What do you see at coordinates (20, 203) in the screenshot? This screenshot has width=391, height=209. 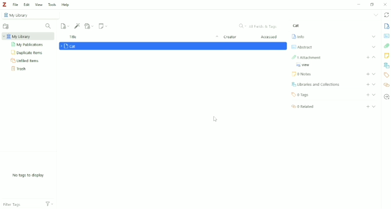 I see `Filter Tags` at bounding box center [20, 203].